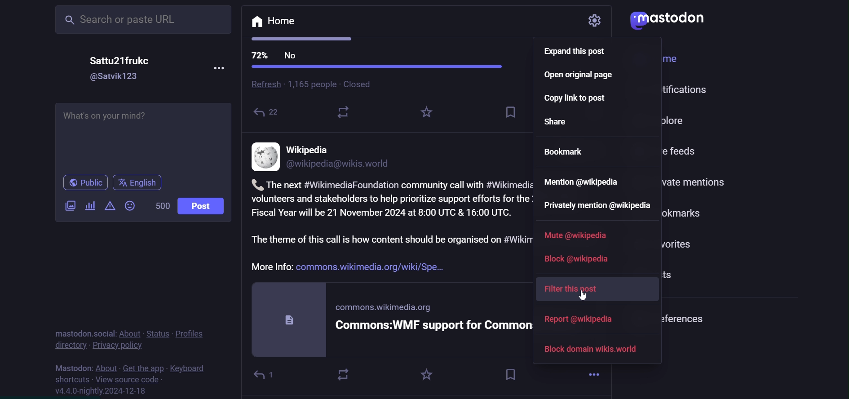  Describe the element at coordinates (129, 331) in the screenshot. I see `about` at that location.